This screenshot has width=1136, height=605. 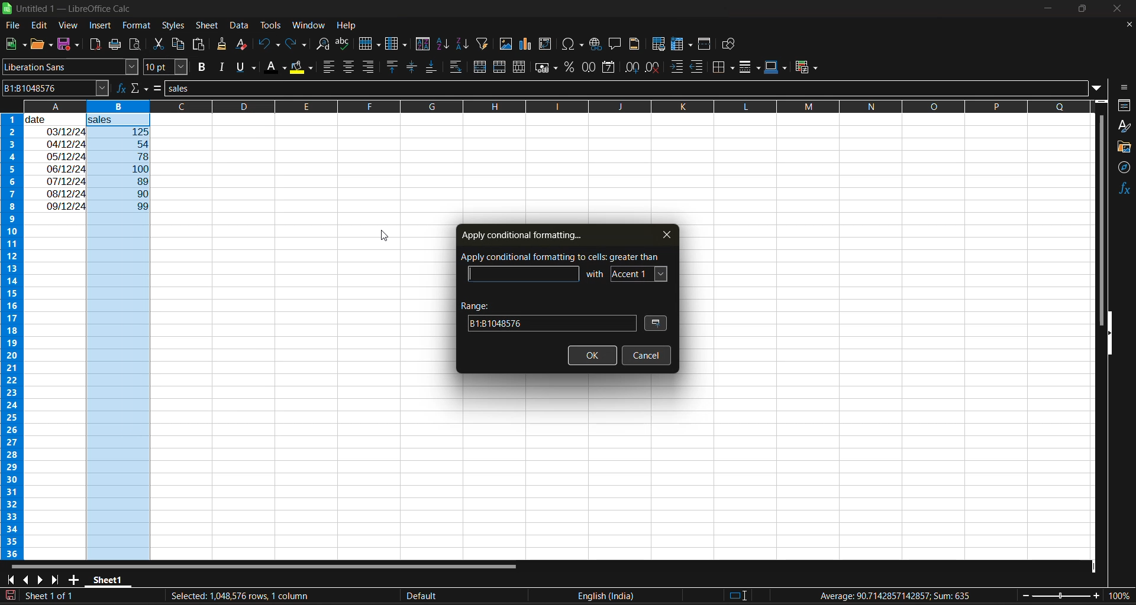 I want to click on font name, so click(x=70, y=67).